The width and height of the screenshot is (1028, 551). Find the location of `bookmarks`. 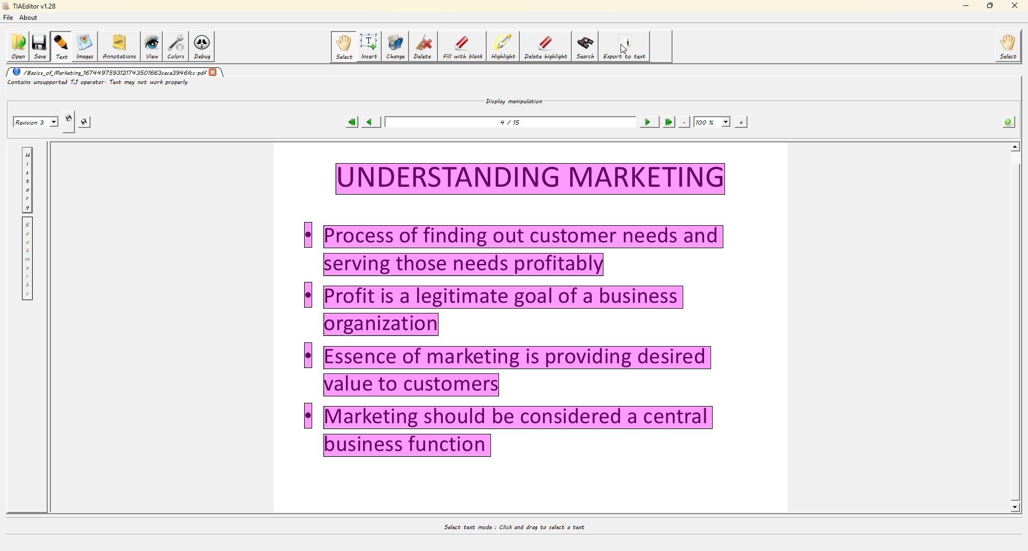

bookmarks is located at coordinates (27, 258).